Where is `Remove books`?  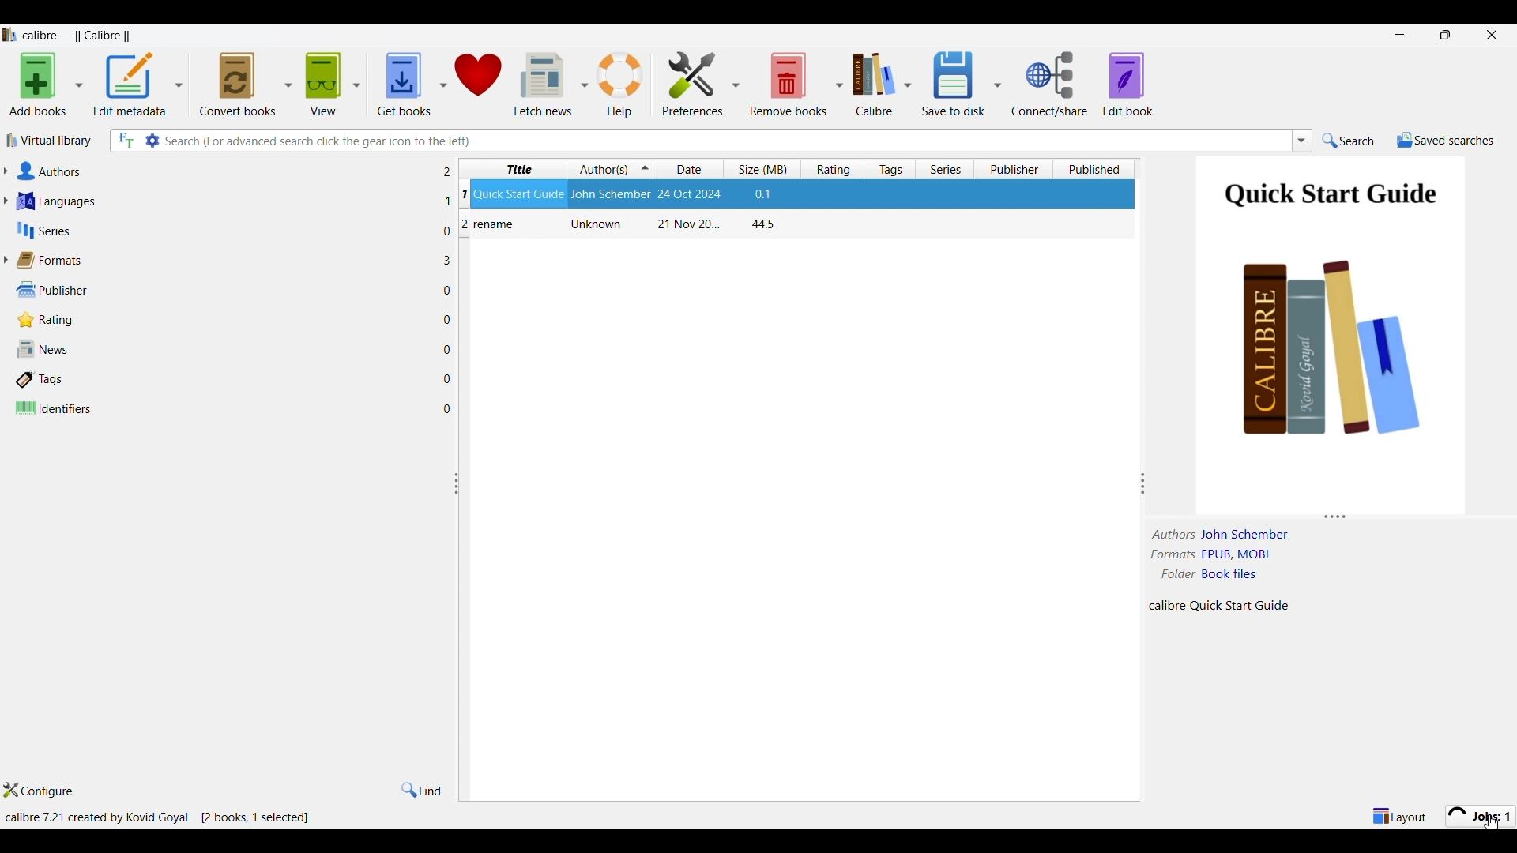
Remove books is located at coordinates (788, 84).